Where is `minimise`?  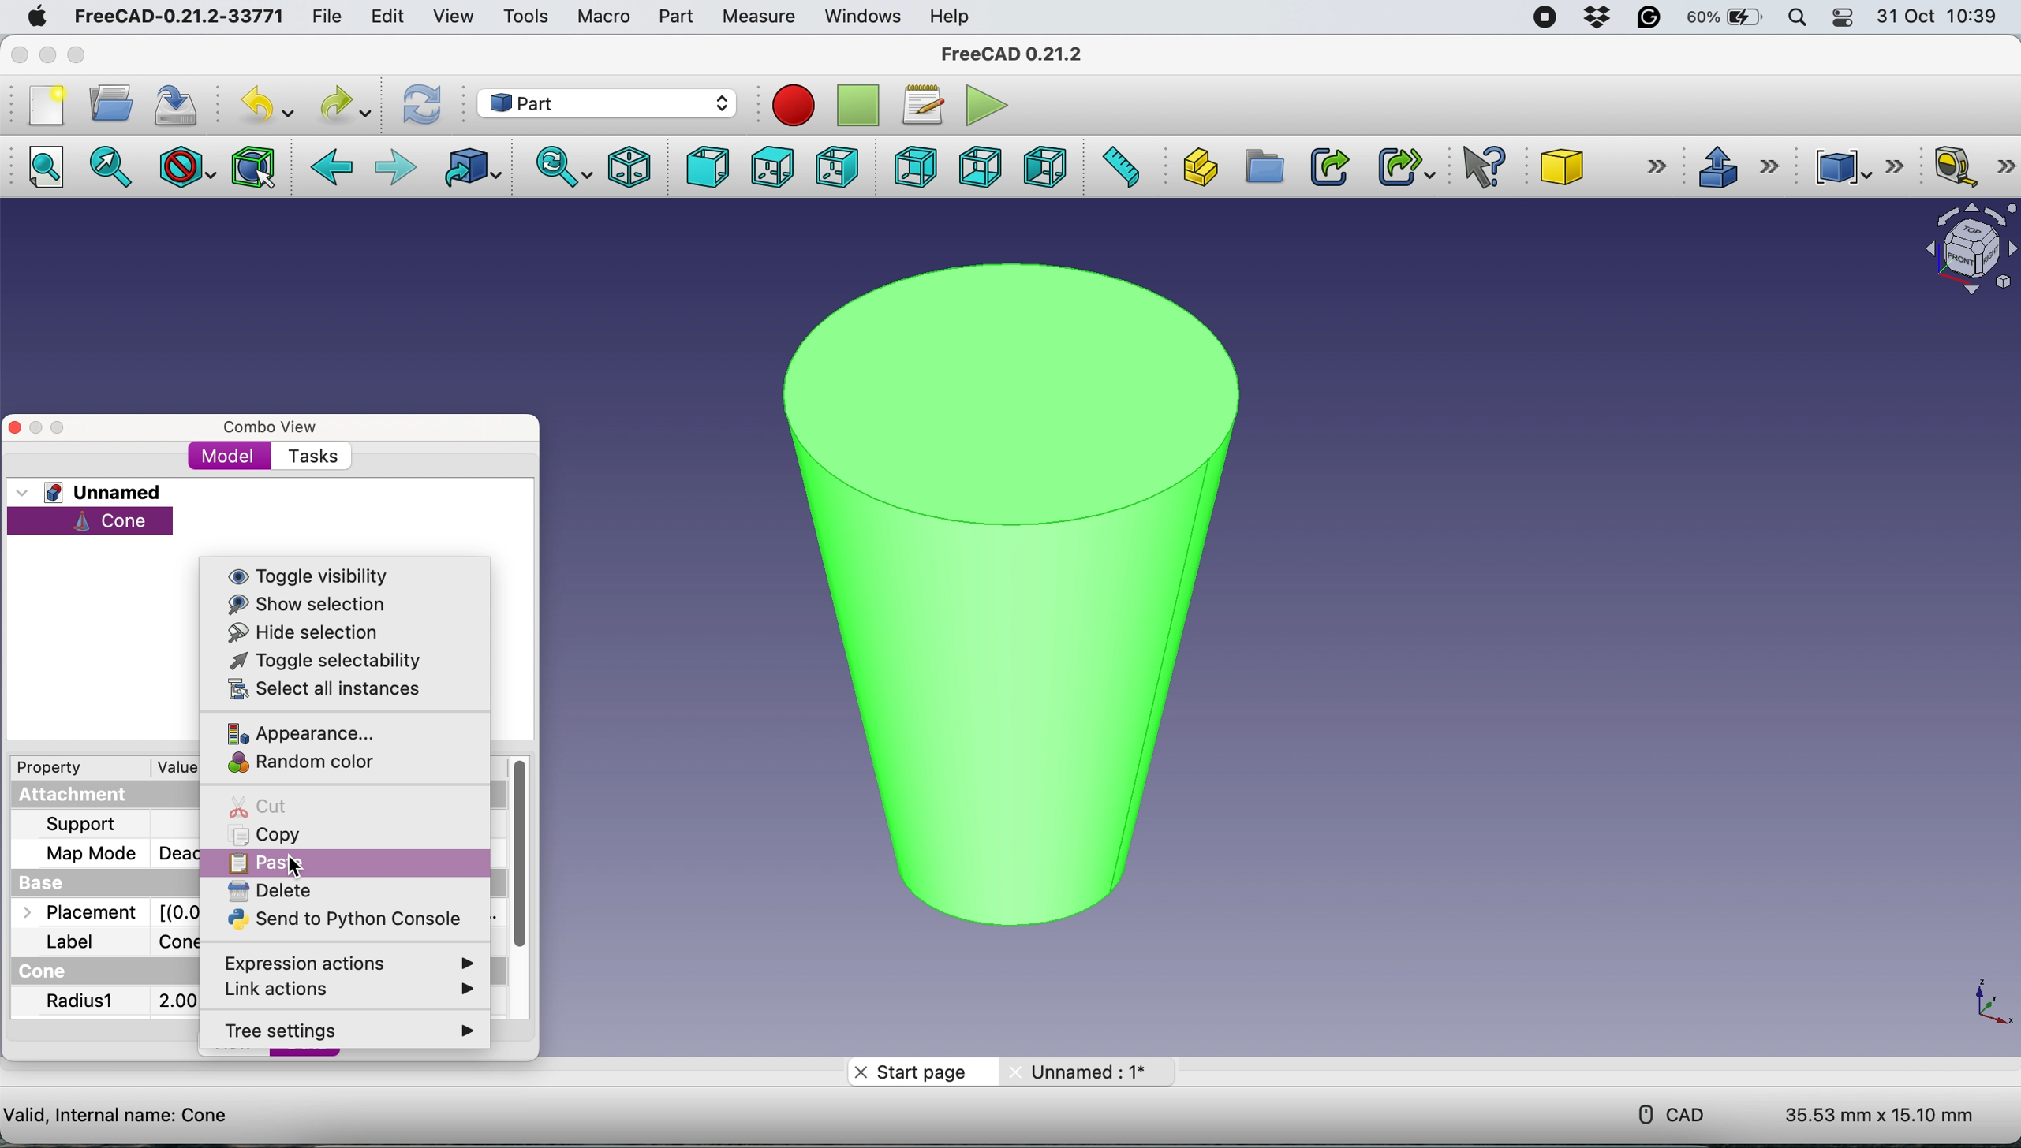
minimise is located at coordinates (47, 54).